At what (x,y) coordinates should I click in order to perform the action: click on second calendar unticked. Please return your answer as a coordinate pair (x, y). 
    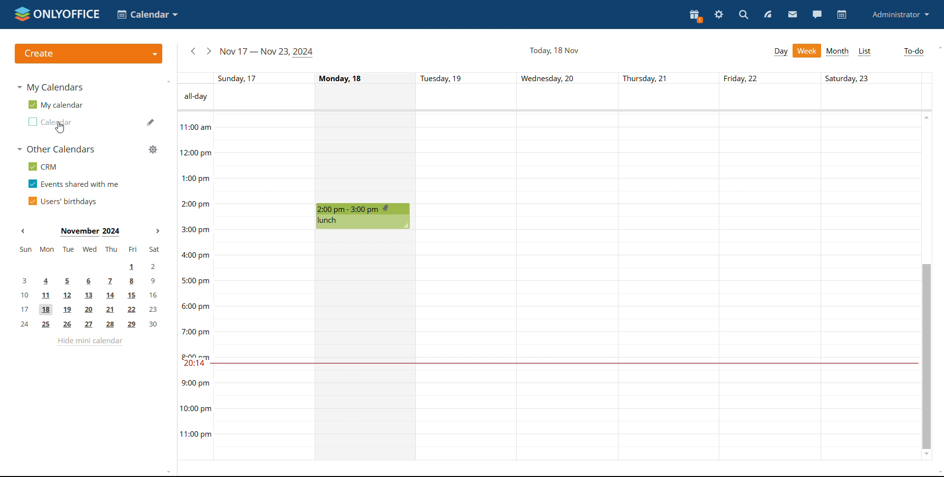
    Looking at the image, I should click on (50, 122).